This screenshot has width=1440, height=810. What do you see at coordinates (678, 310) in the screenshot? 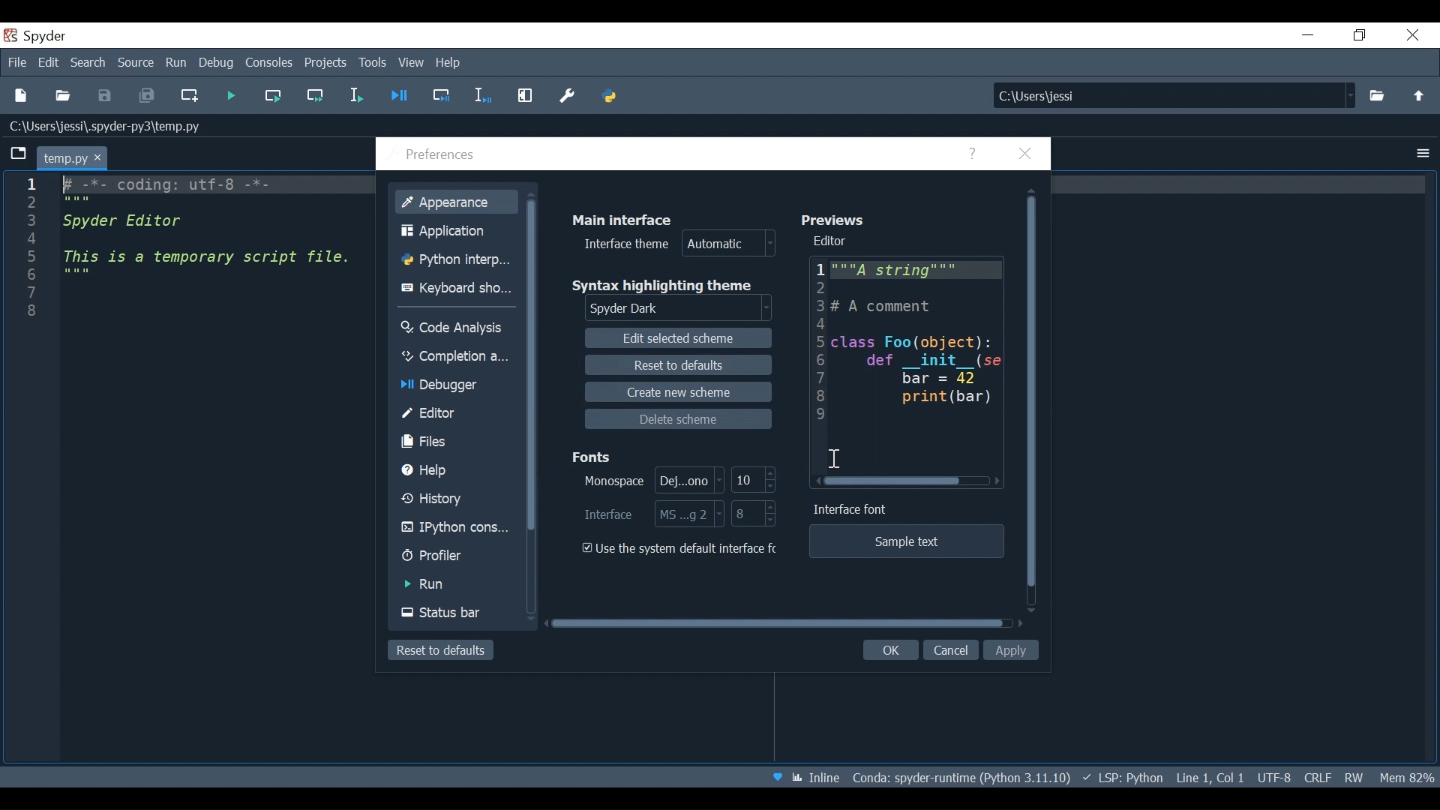
I see `Select Syntax highlighting theme` at bounding box center [678, 310].